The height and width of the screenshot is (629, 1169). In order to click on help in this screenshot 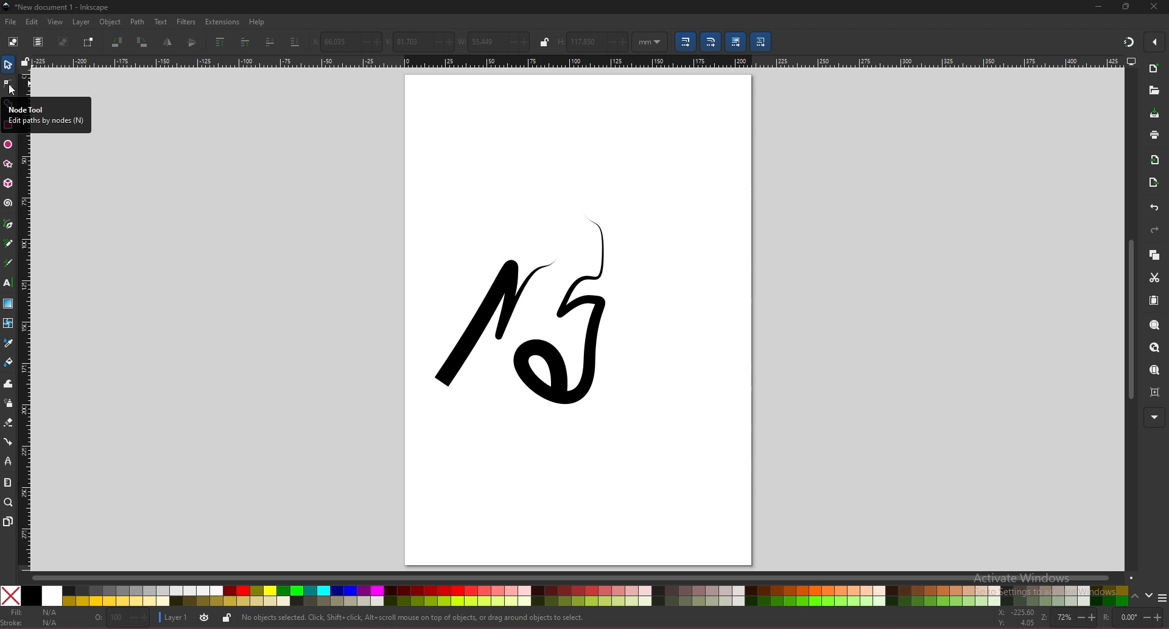, I will do `click(257, 23)`.